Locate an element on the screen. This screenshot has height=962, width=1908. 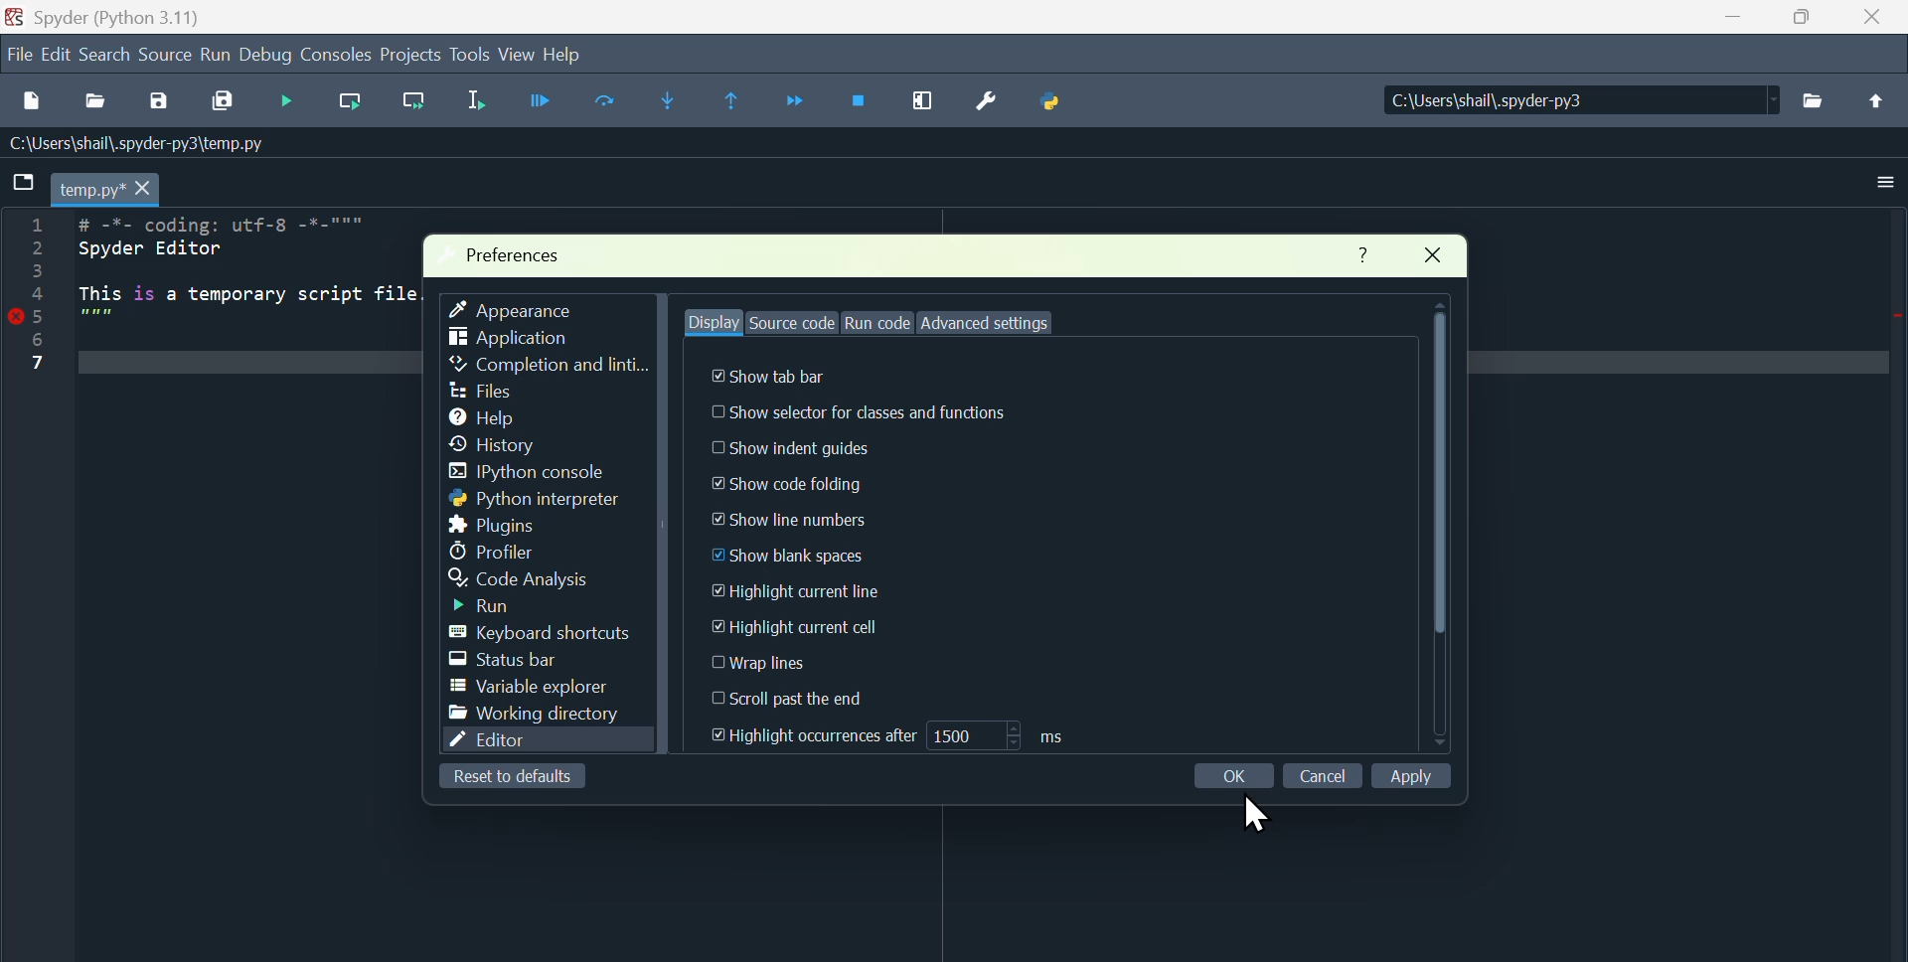
Appearance is located at coordinates (507, 308).